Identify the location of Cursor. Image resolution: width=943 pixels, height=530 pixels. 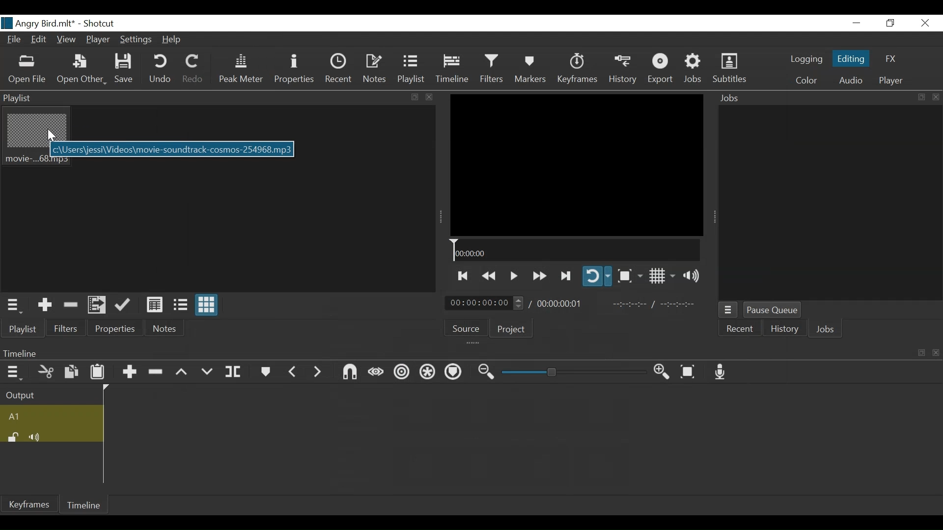
(50, 136).